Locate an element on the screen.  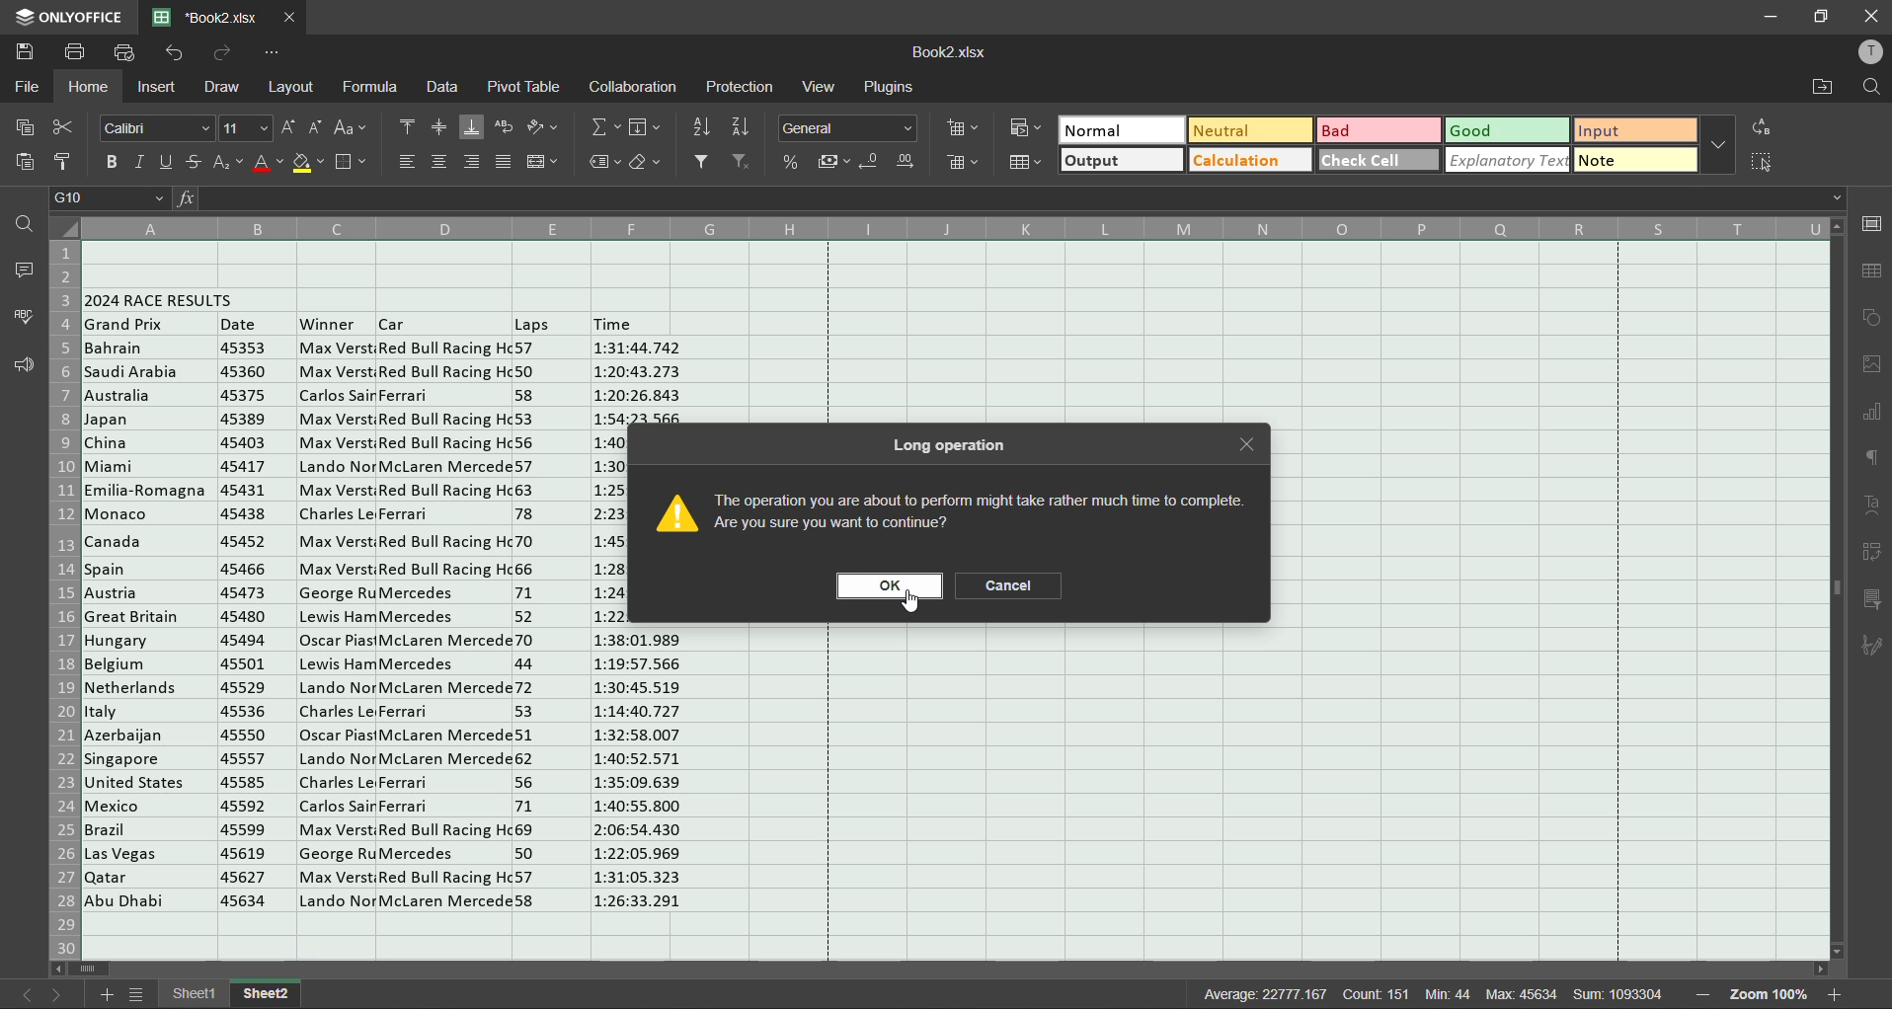
collaboration is located at coordinates (632, 87).